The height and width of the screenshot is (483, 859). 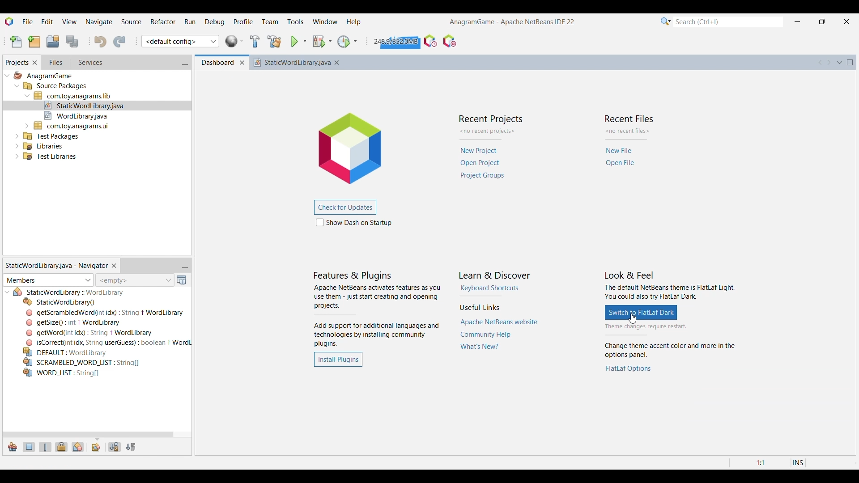 I want to click on StaticWordLibraryjava X, so click(x=299, y=62).